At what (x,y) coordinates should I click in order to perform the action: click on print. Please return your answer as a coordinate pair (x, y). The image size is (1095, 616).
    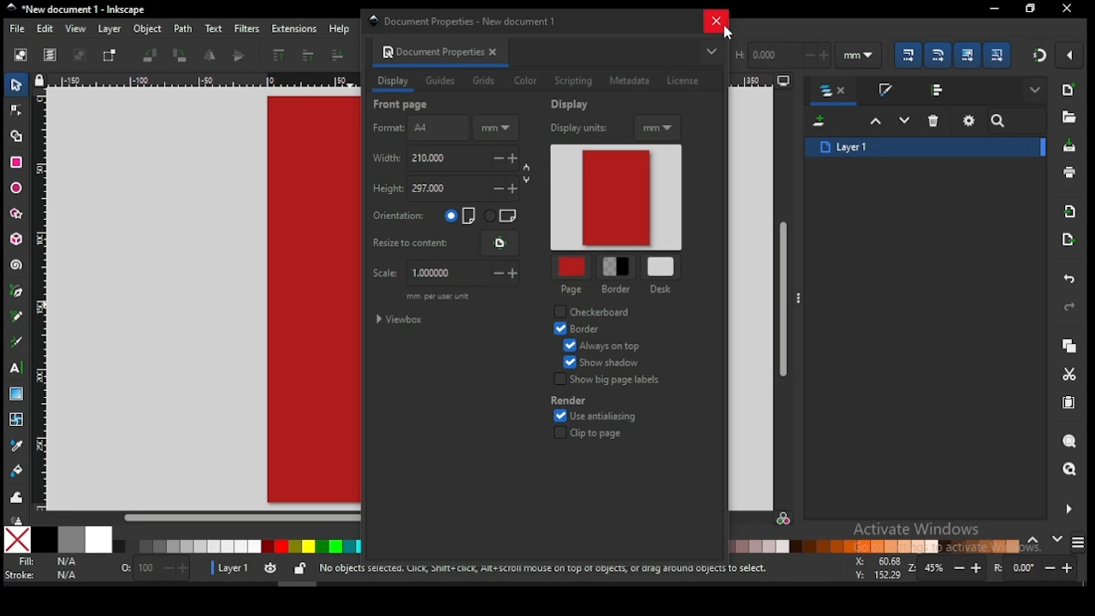
    Looking at the image, I should click on (1069, 173).